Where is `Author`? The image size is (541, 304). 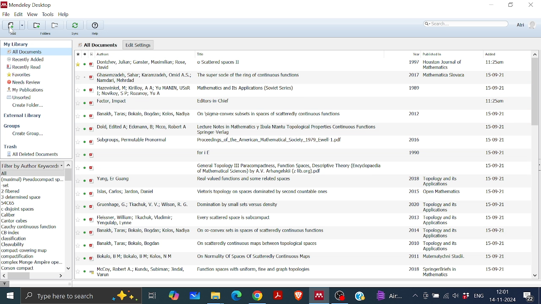
Author is located at coordinates (143, 127).